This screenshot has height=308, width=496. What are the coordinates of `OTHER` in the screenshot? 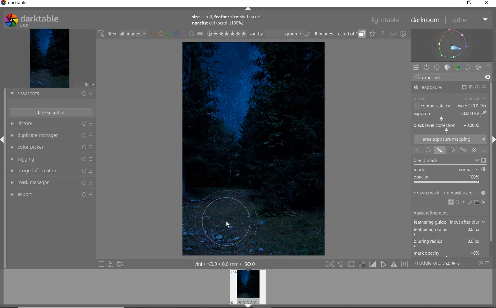 It's located at (469, 20).